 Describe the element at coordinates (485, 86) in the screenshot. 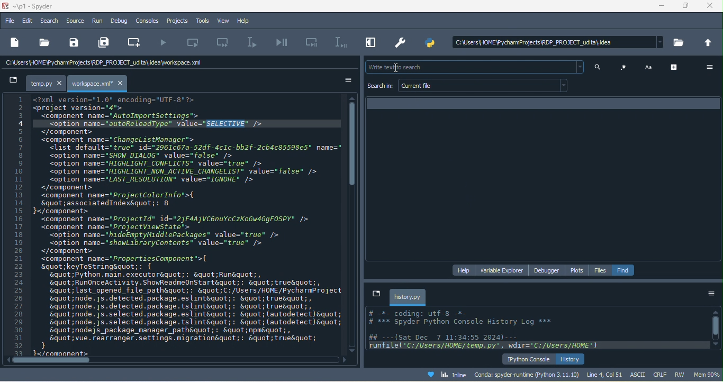

I see `current file` at that location.